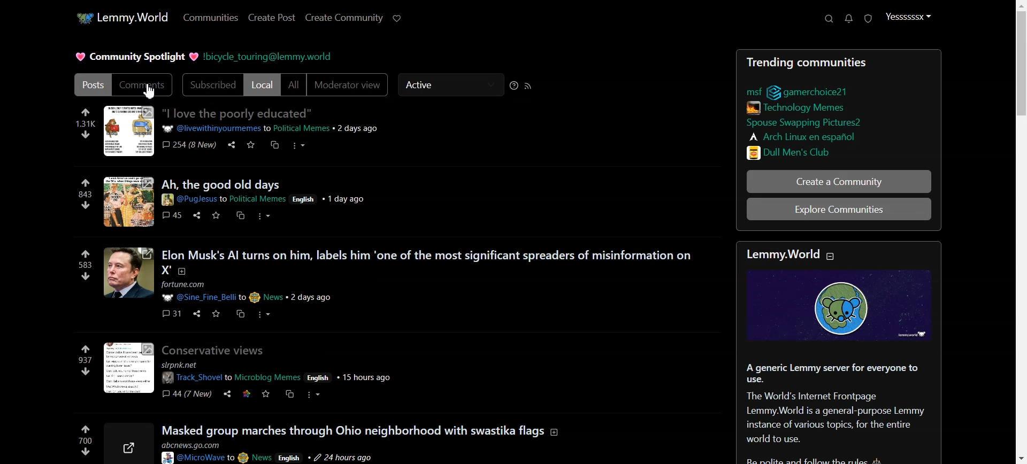 The height and width of the screenshot is (464, 1027). Describe the element at coordinates (227, 392) in the screenshot. I see `share` at that location.